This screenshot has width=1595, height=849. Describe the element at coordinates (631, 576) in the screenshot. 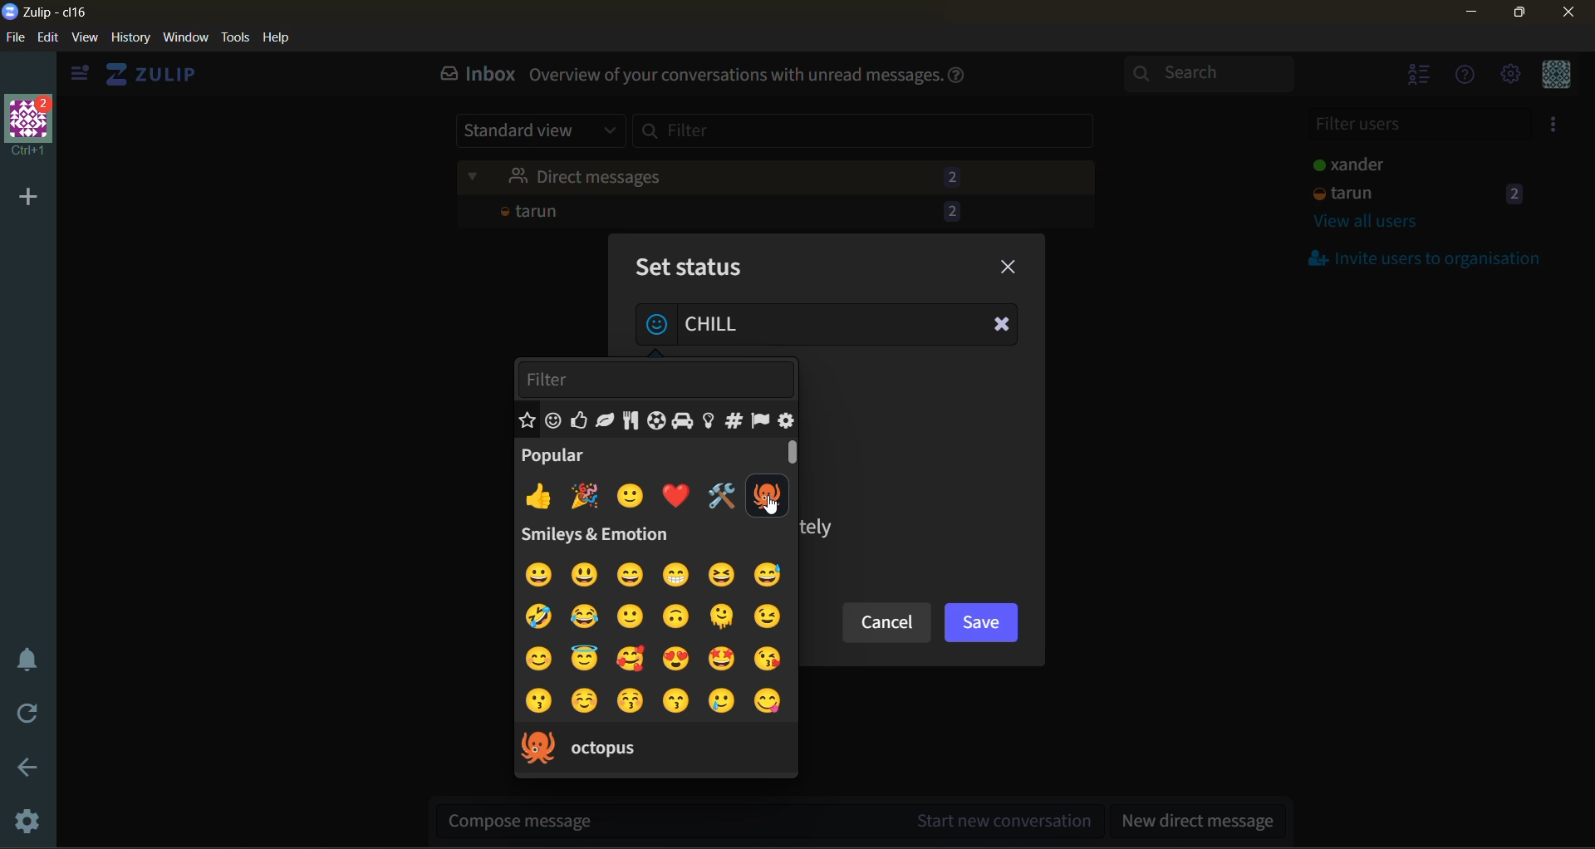

I see `emoji` at that location.